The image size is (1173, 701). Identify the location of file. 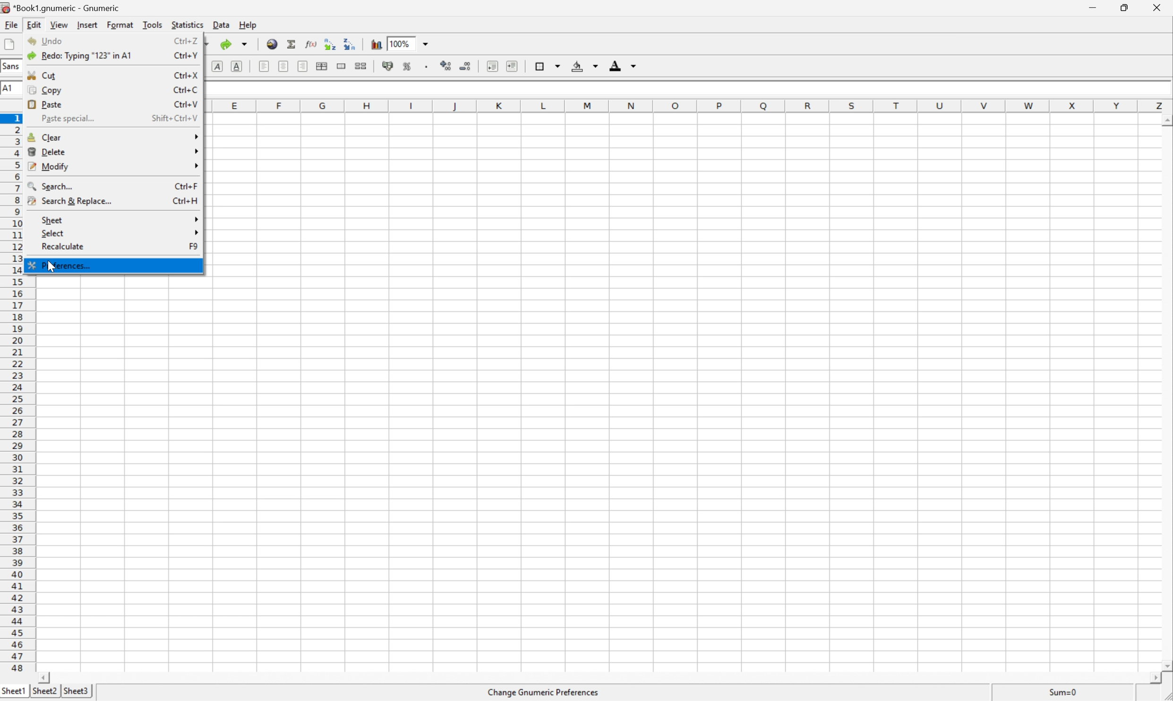
(10, 24).